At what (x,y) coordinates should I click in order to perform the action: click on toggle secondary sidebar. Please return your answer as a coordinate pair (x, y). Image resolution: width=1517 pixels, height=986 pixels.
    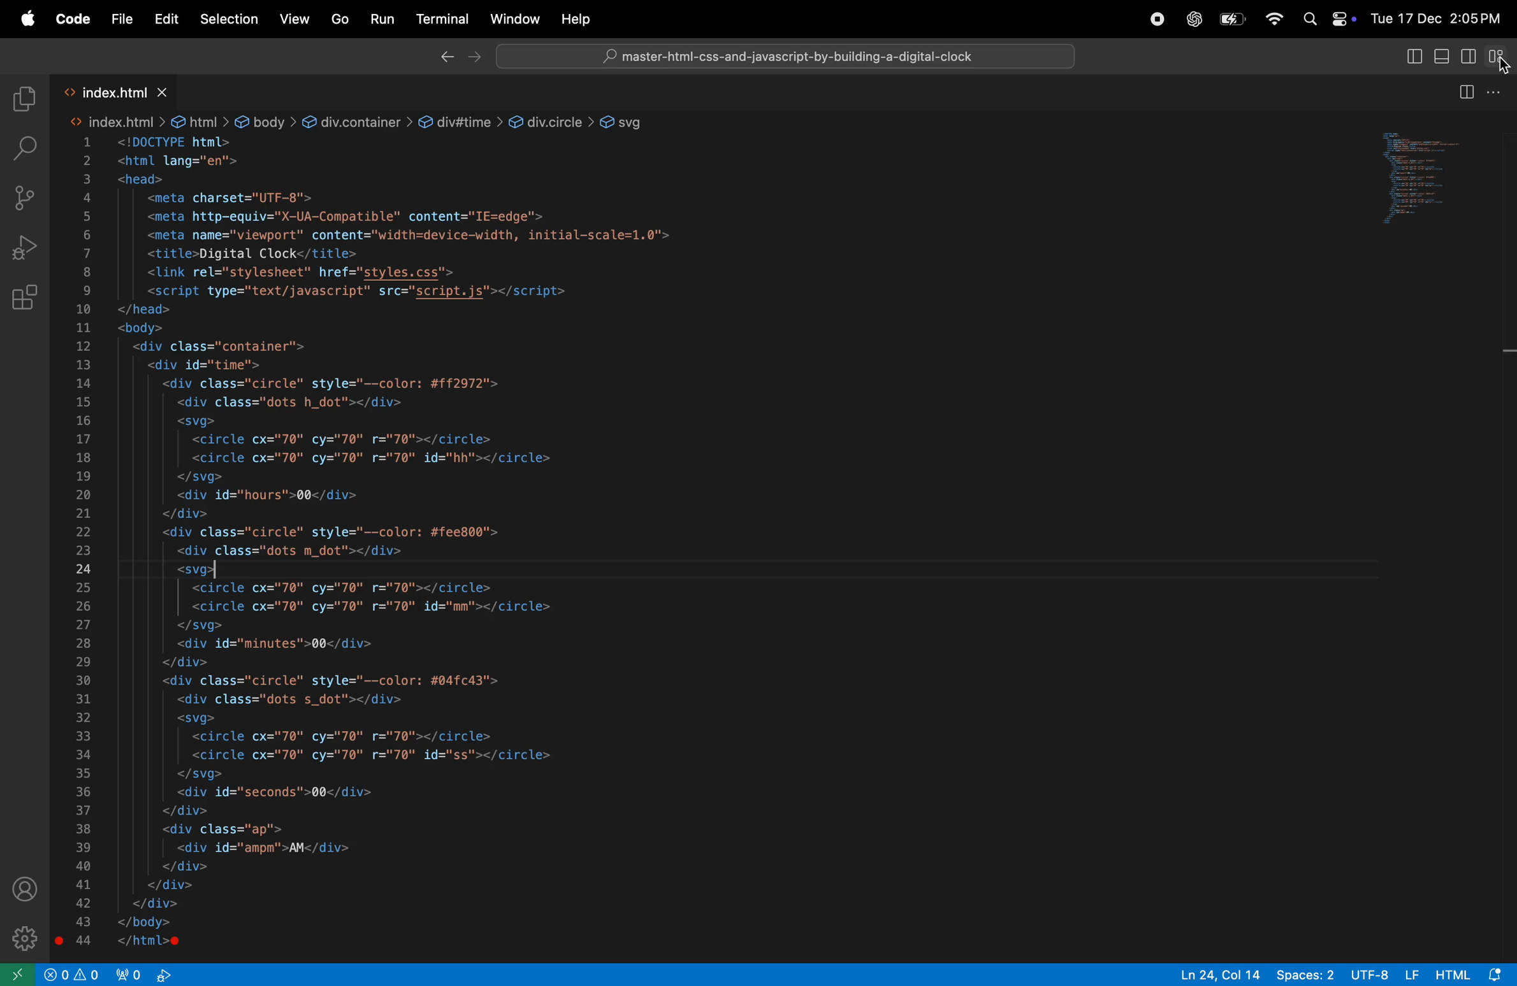
    Looking at the image, I should click on (1469, 55).